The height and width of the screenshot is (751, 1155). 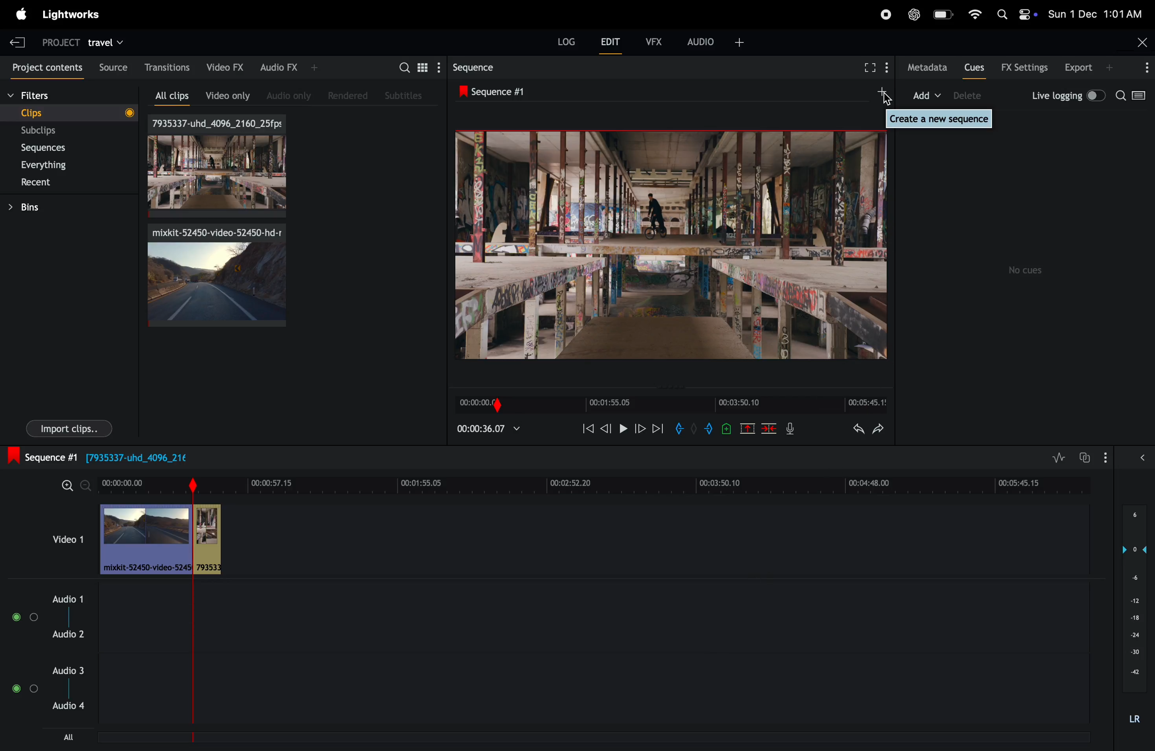 I want to click on show hide full video mix, so click(x=1142, y=457).